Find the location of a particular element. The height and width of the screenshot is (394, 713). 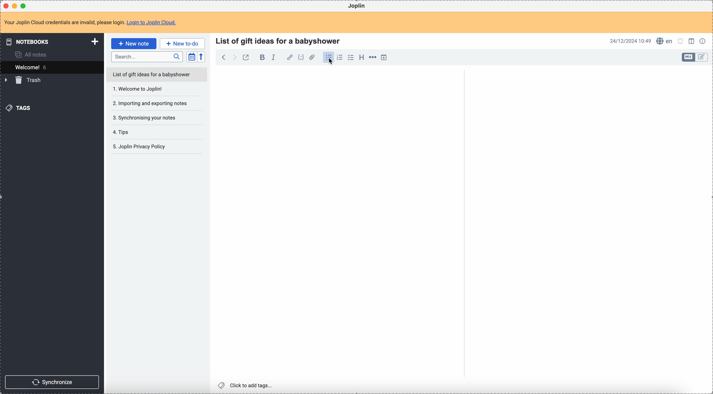

heading is located at coordinates (361, 59).